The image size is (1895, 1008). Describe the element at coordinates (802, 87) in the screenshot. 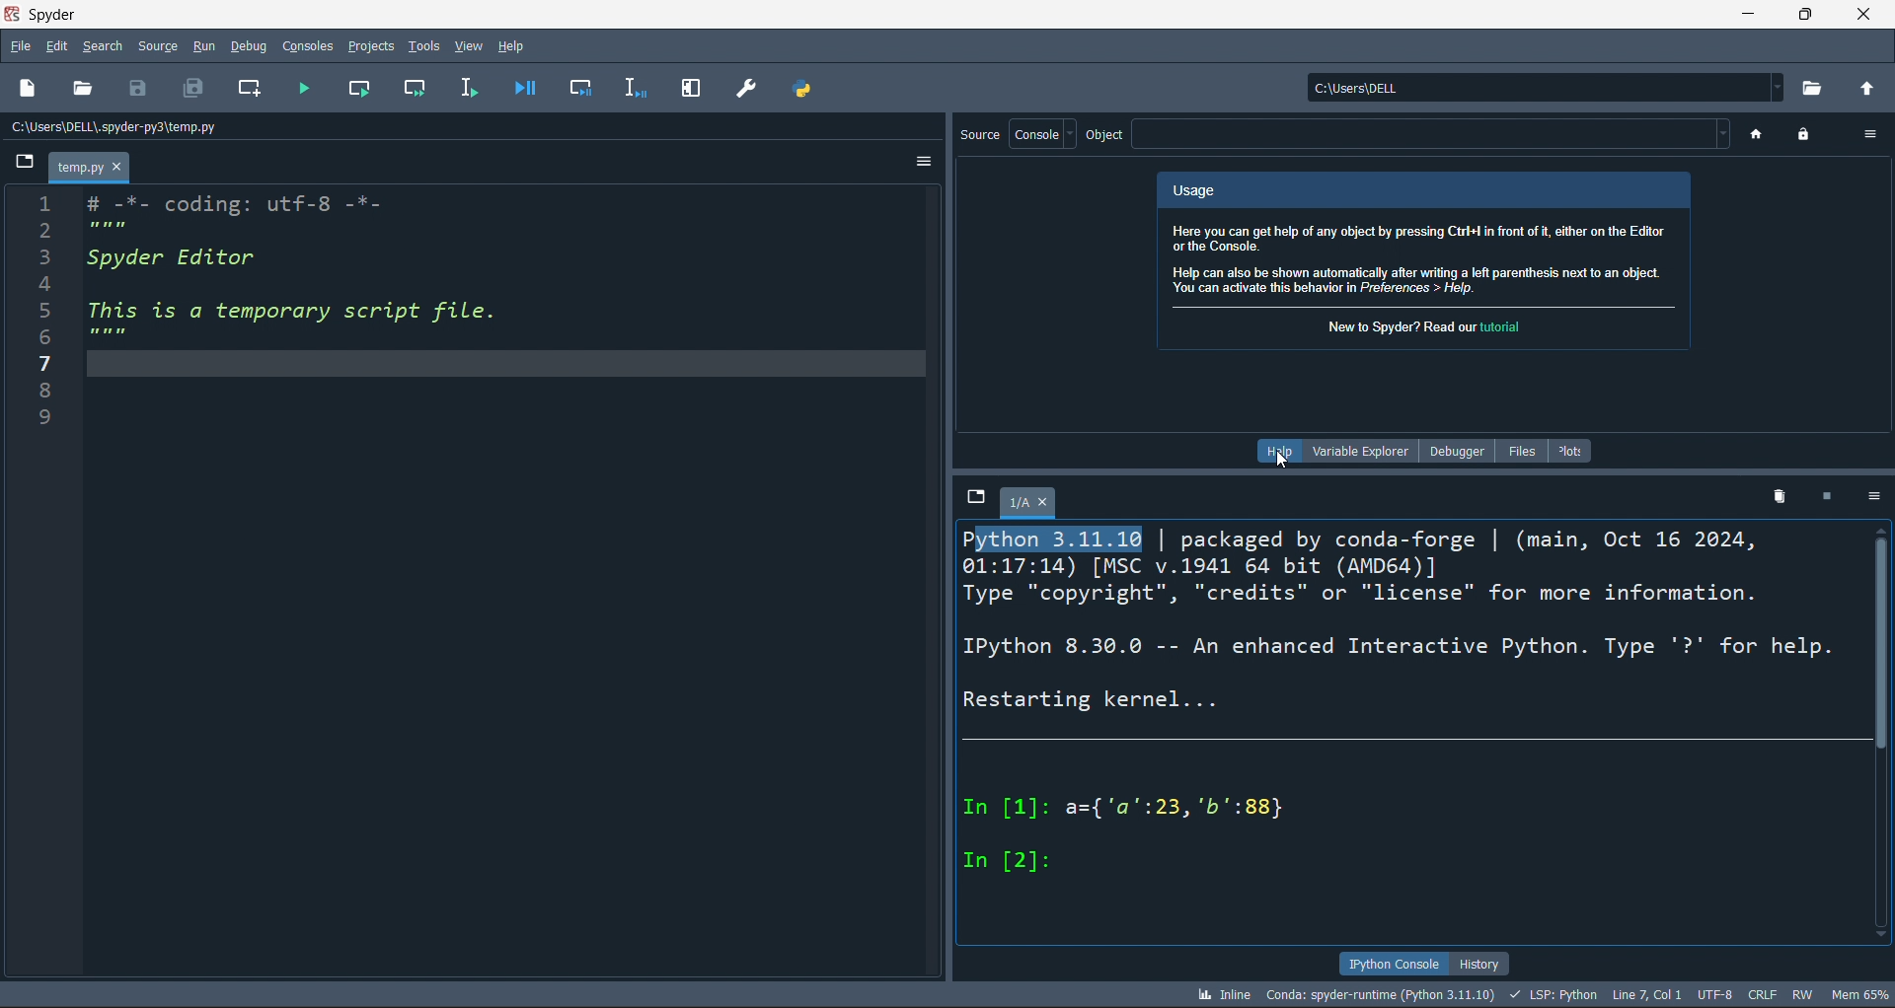

I see `path manager` at that location.